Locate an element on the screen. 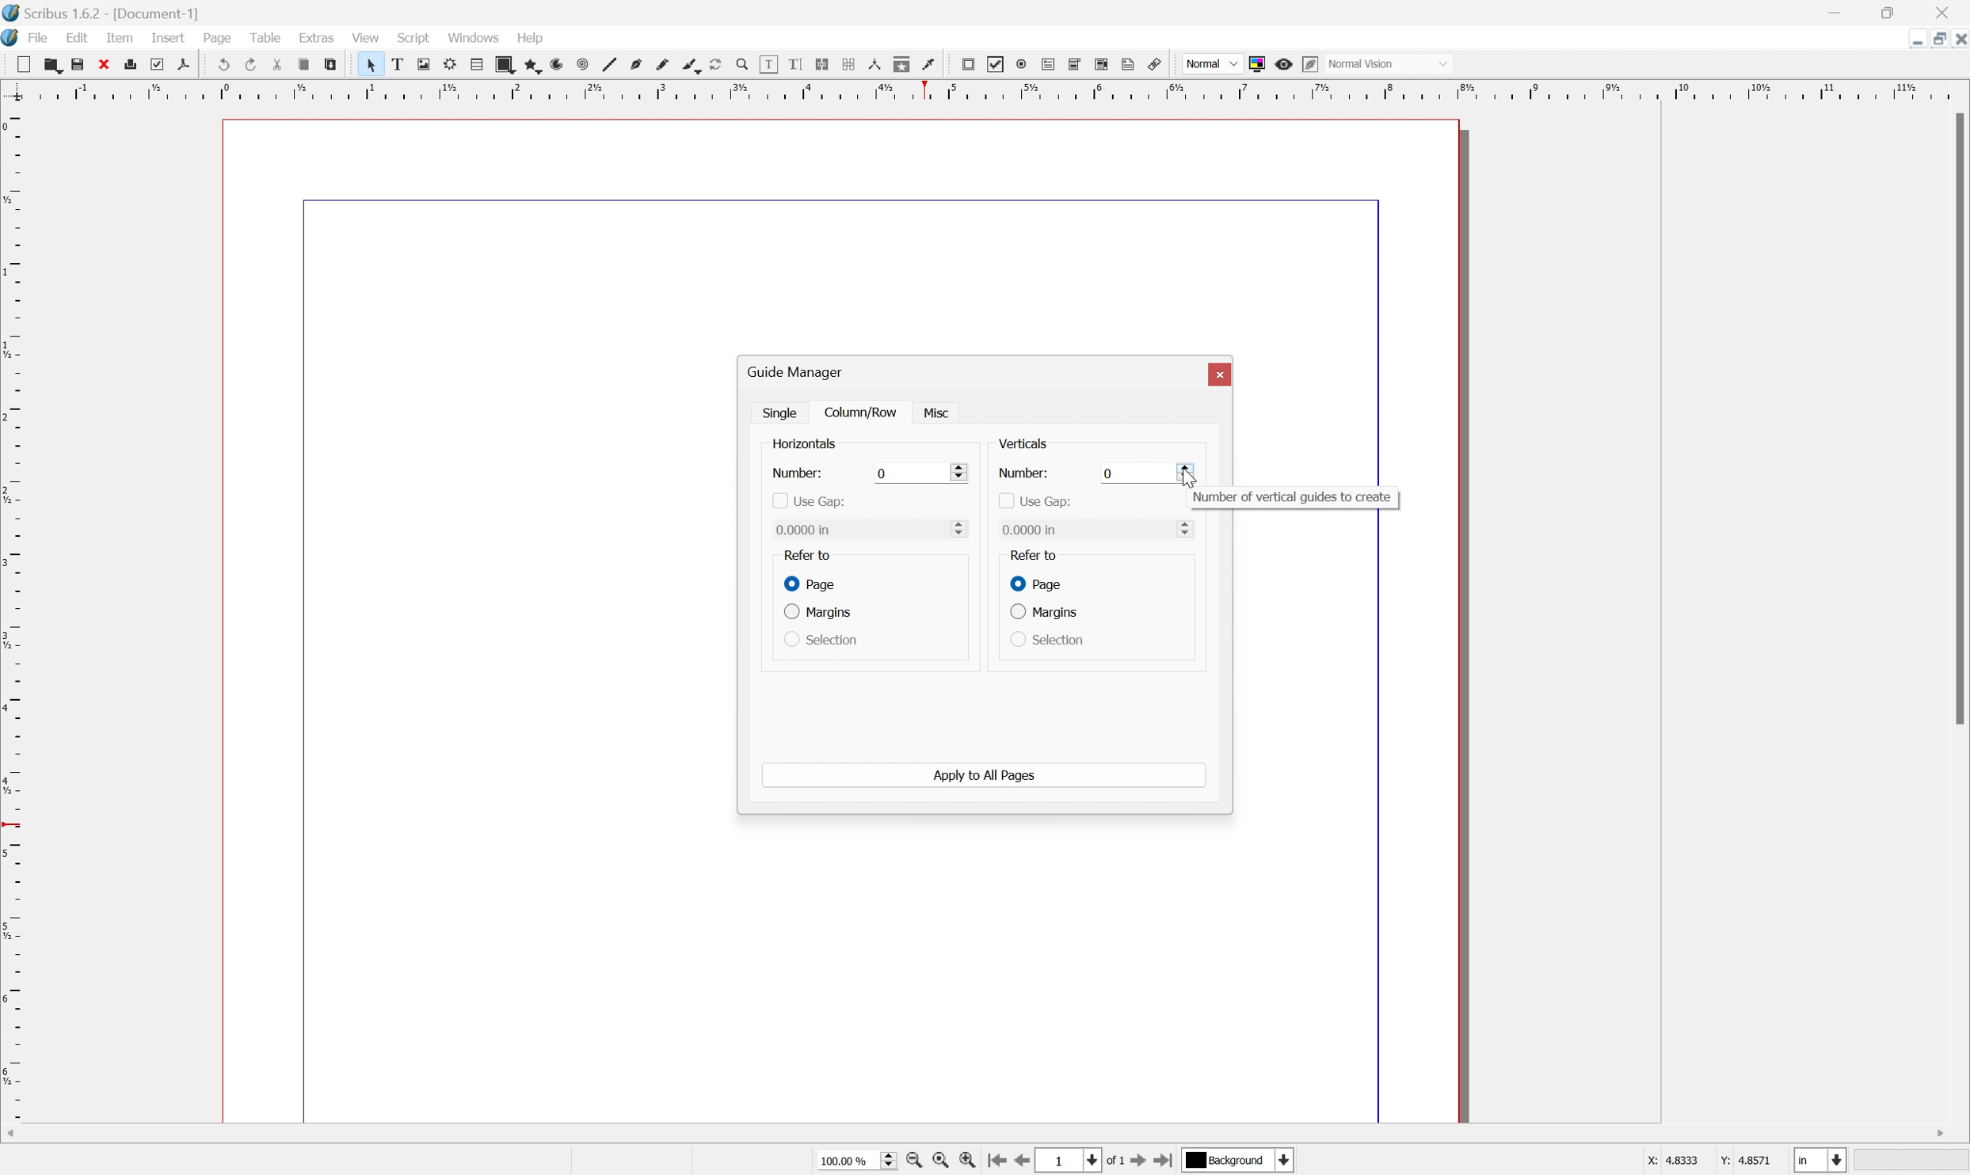 The image size is (1970, 1175). use gap is located at coordinates (1034, 500).